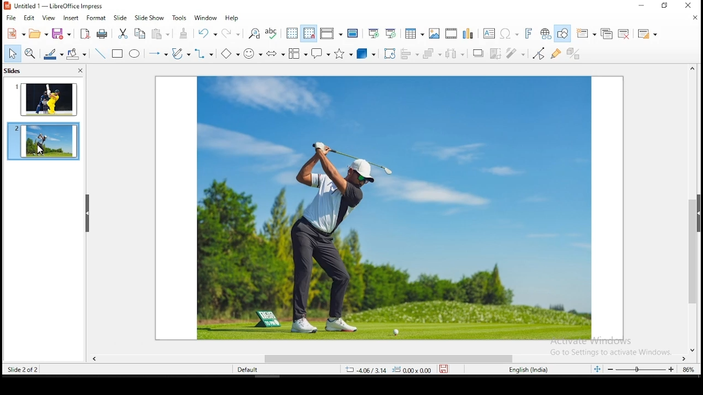 The width and height of the screenshot is (703, 395). Describe the element at coordinates (390, 34) in the screenshot. I see `start from current slide` at that location.